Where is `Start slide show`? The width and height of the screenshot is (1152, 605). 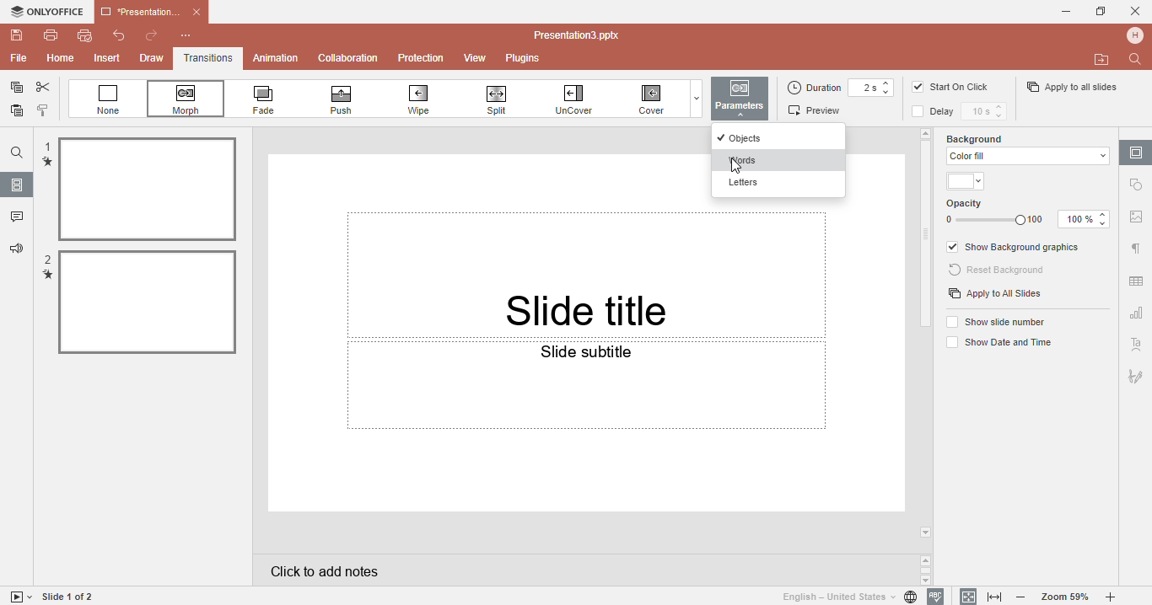 Start slide show is located at coordinates (18, 597).